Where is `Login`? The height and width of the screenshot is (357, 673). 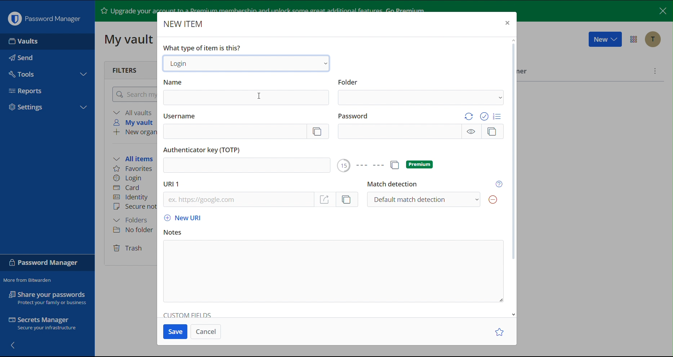 Login is located at coordinates (248, 64).